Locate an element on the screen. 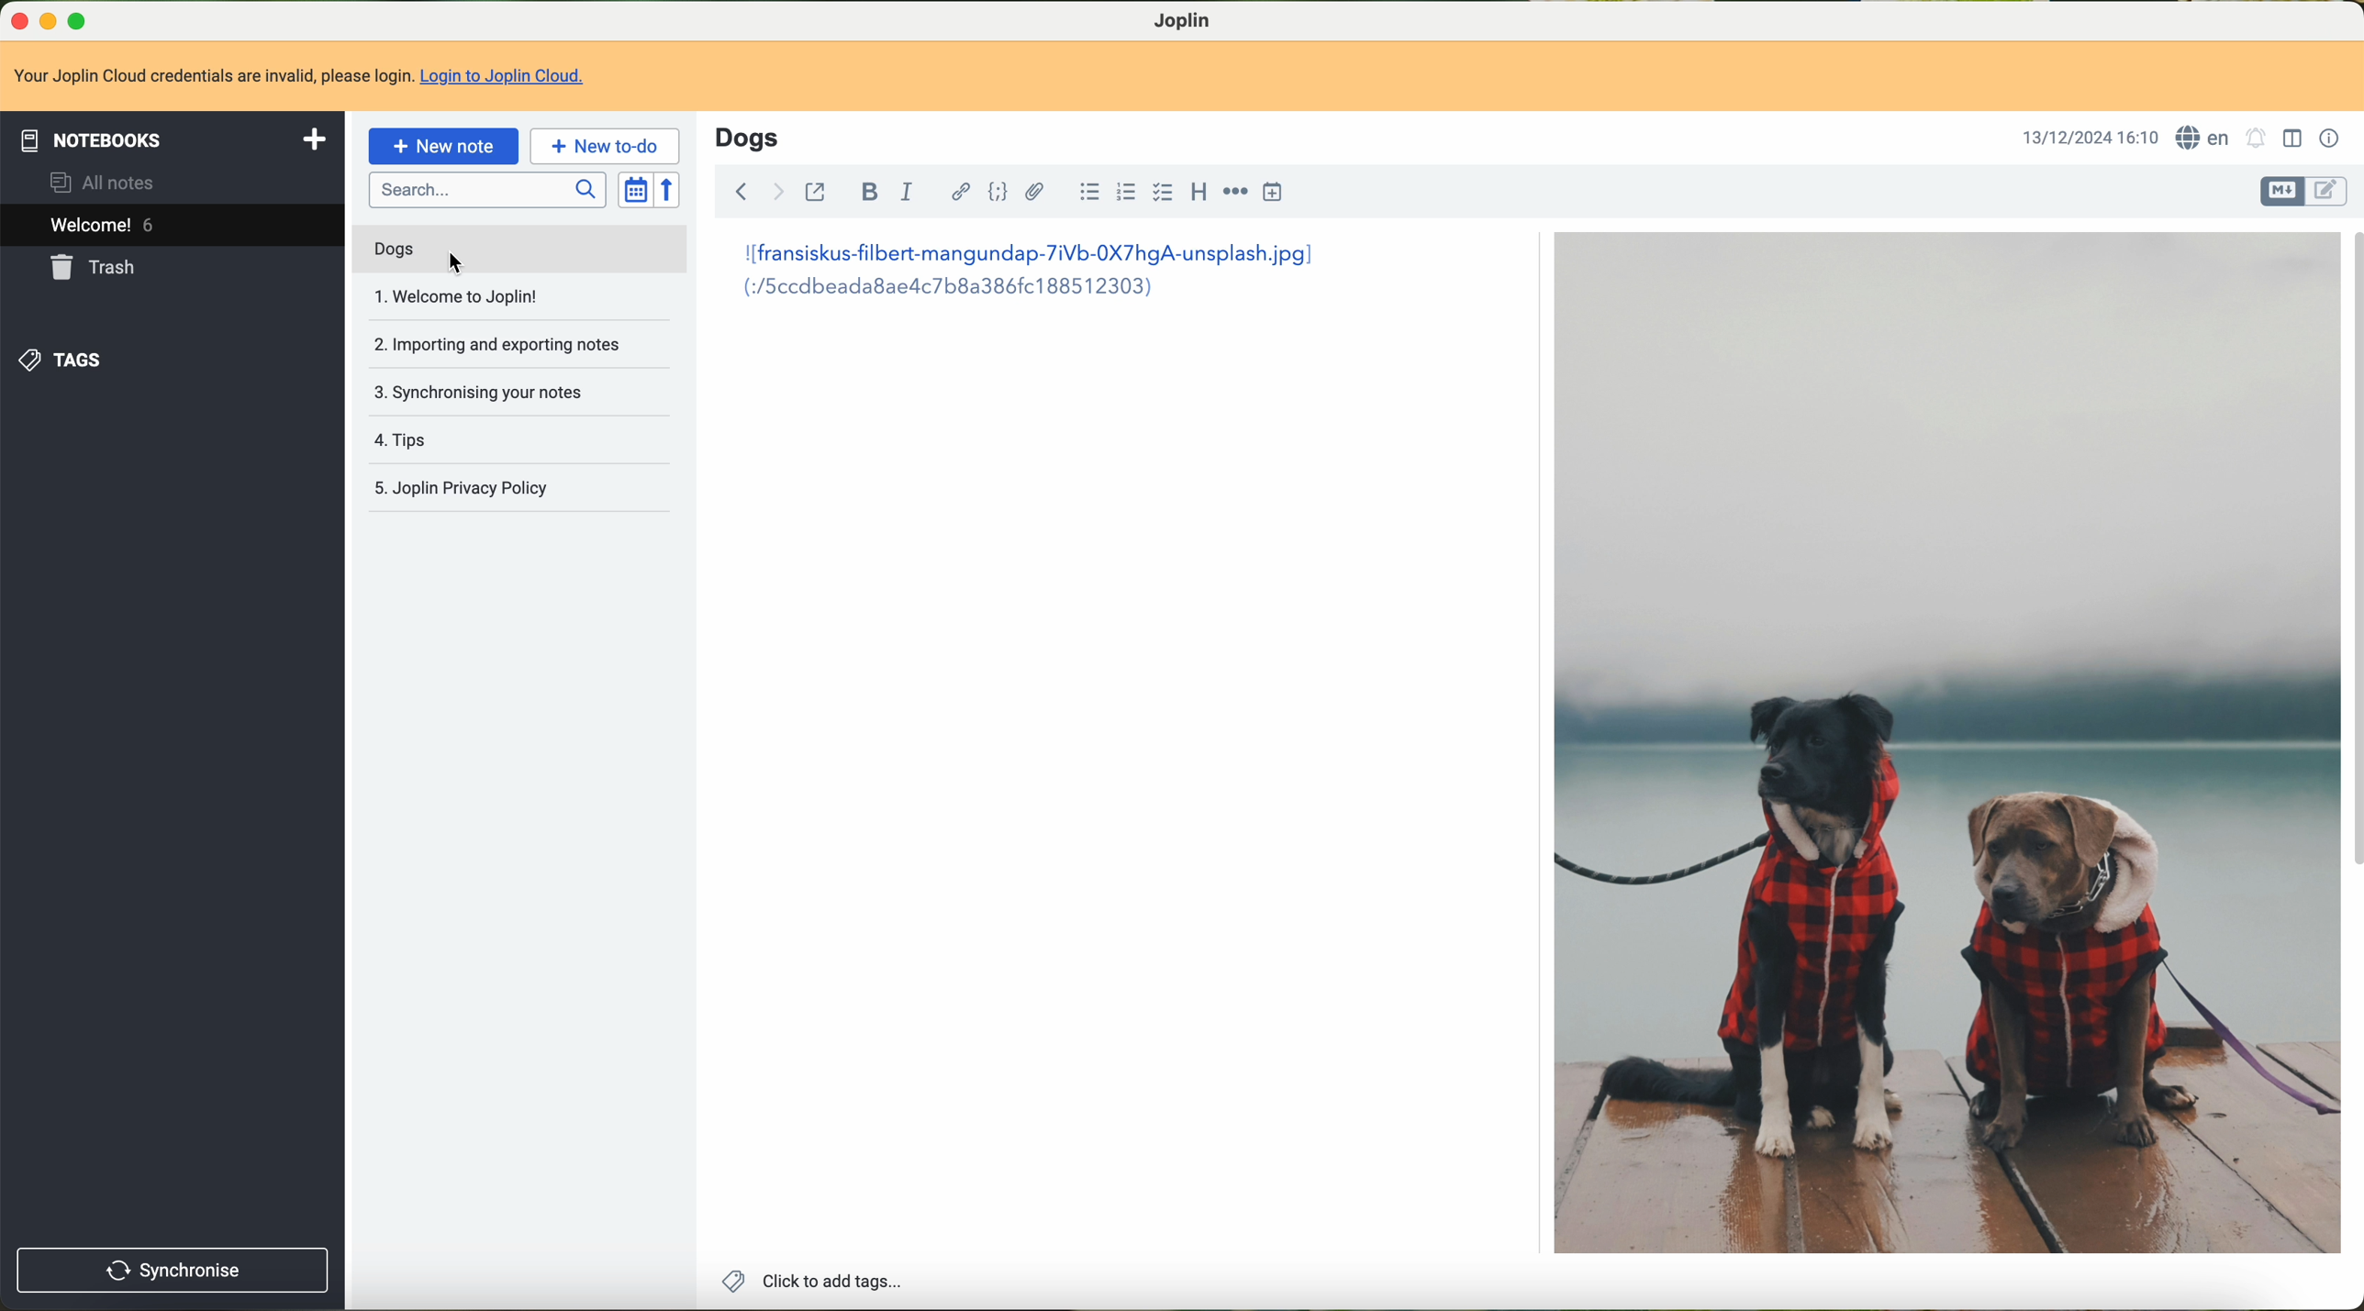 The image size is (2364, 1311). dogs note is located at coordinates (392, 250).